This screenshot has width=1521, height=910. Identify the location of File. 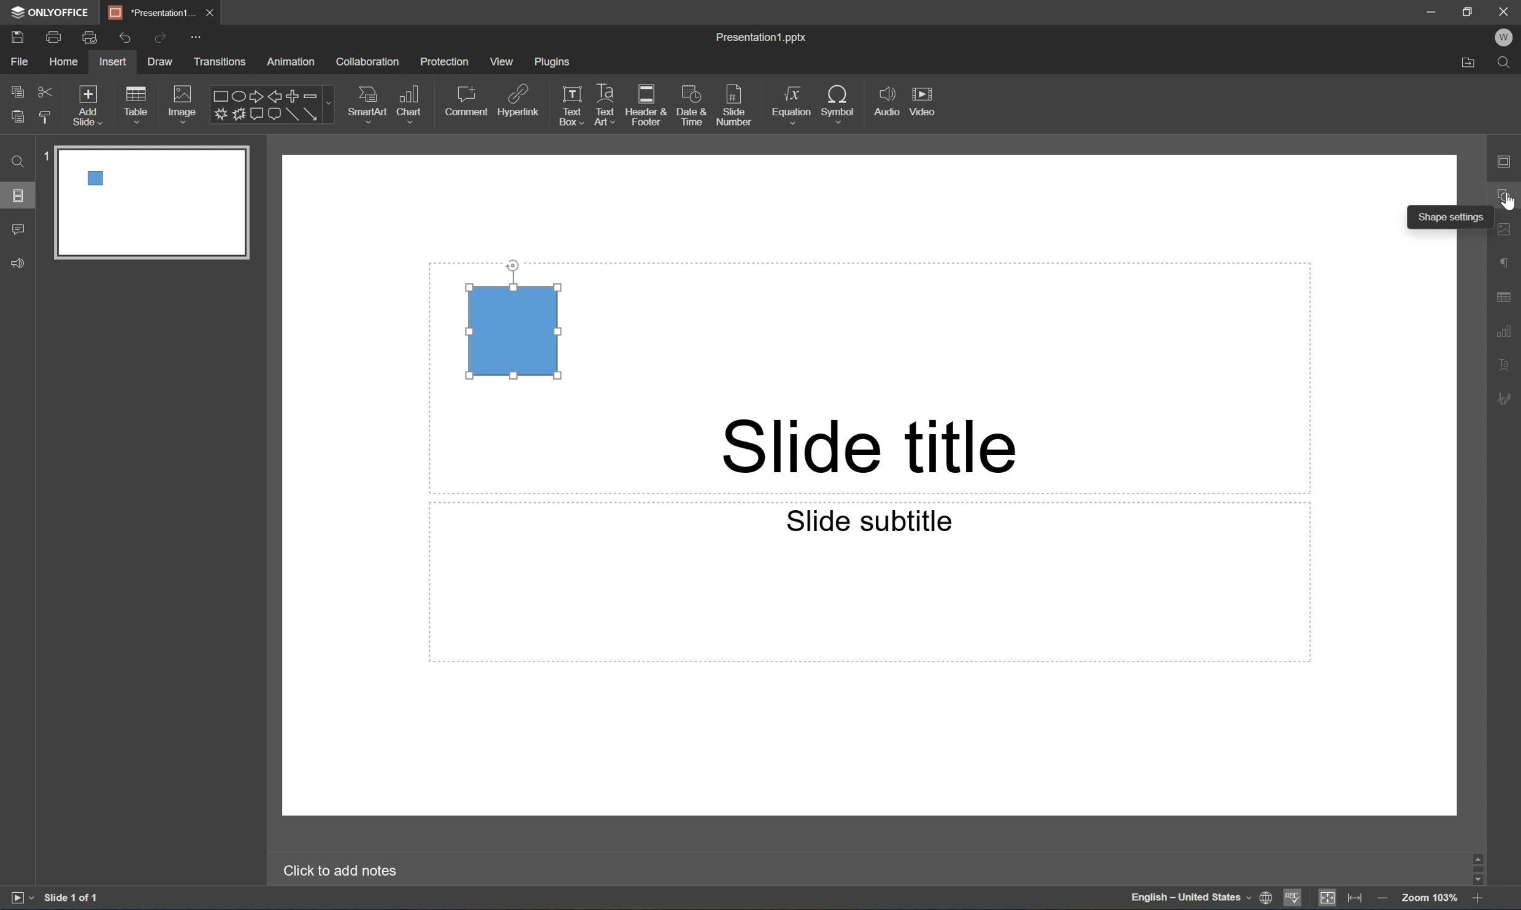
(19, 61).